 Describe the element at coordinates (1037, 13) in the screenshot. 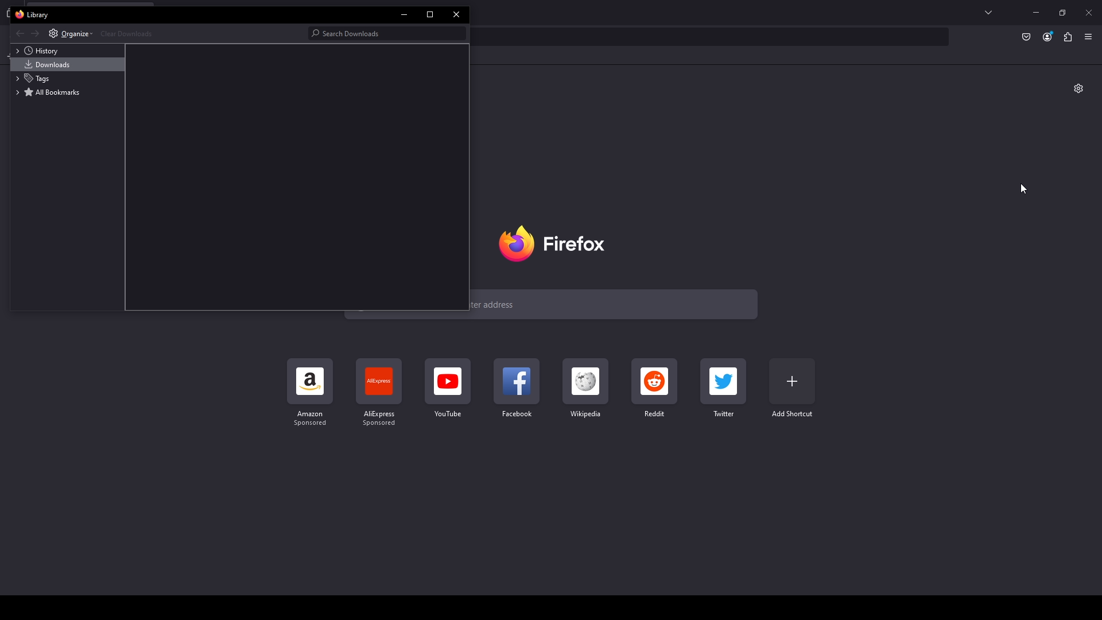

I see `Minimize` at that location.